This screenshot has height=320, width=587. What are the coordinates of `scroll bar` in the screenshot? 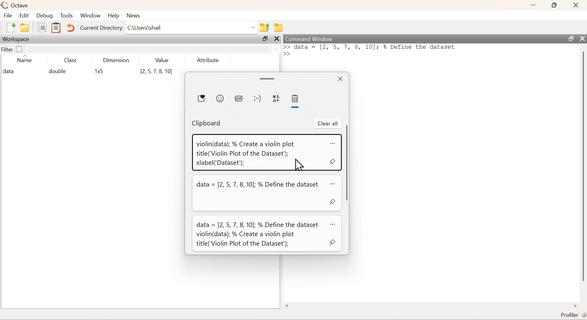 It's located at (583, 167).